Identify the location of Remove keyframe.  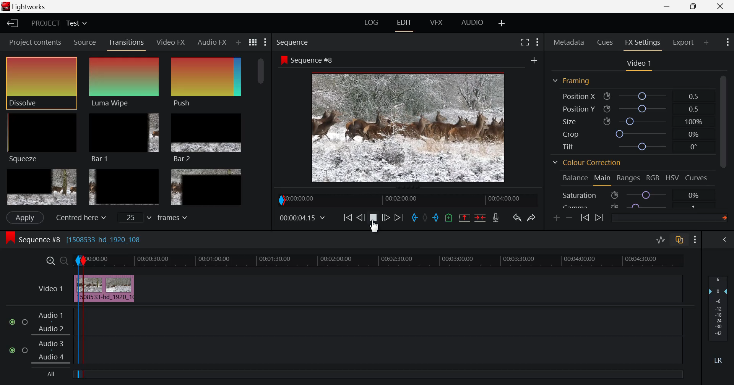
(570, 218).